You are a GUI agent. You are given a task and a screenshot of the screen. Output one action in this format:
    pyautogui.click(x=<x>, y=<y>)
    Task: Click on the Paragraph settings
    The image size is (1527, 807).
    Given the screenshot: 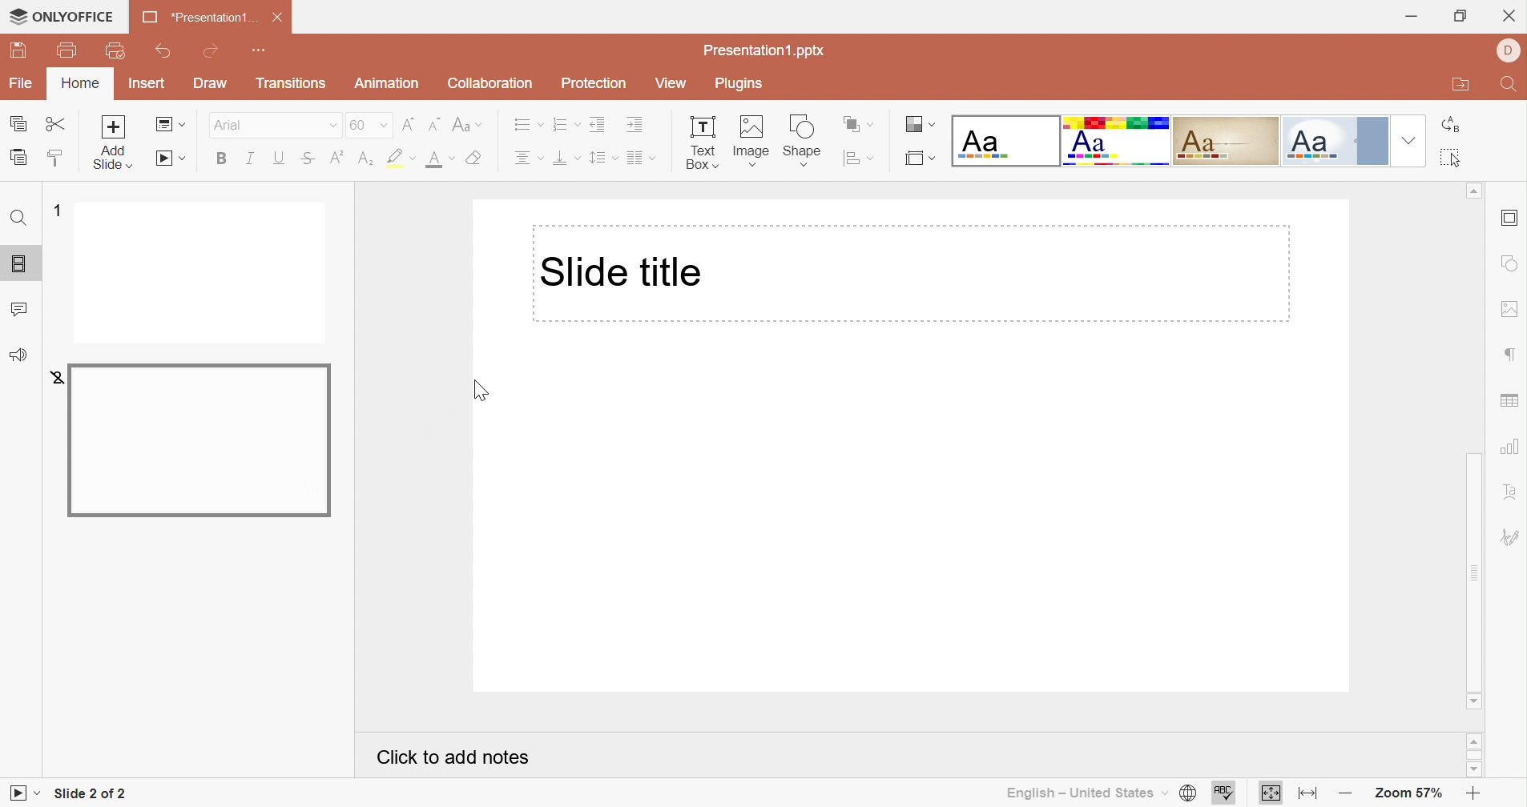 What is the action you would take?
    pyautogui.click(x=1510, y=355)
    